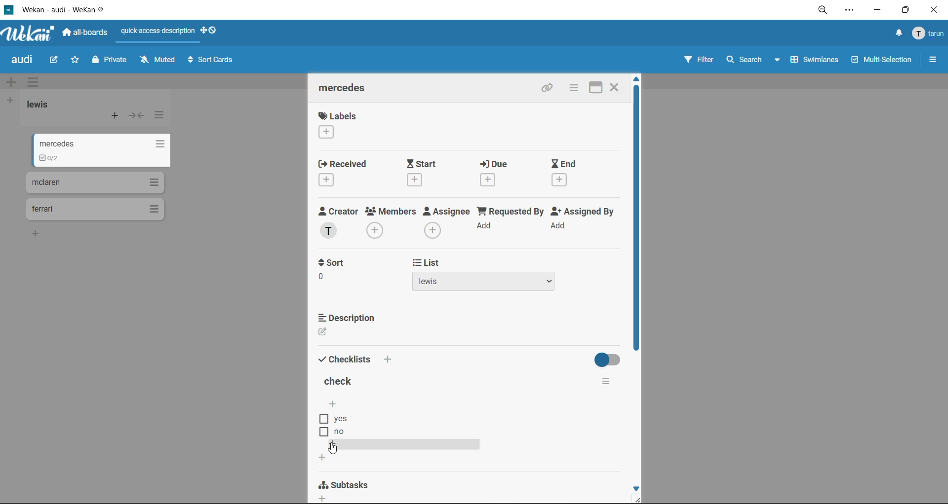 This screenshot has height=504, width=948. What do you see at coordinates (906, 11) in the screenshot?
I see `maximize` at bounding box center [906, 11].